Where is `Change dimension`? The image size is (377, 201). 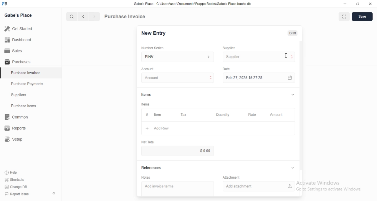
Change dimension is located at coordinates (358, 4).